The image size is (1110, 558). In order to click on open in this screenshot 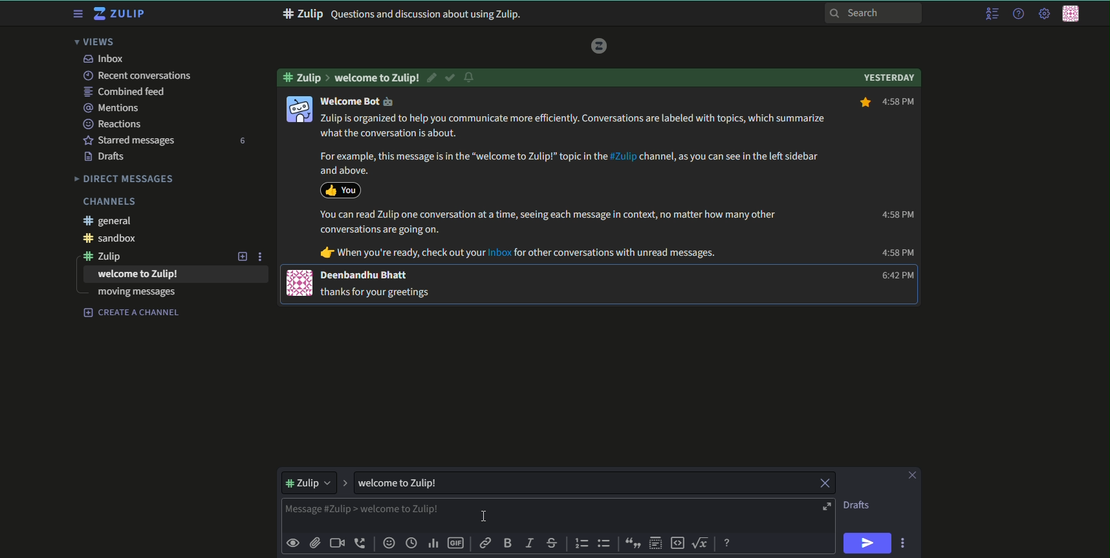, I will do `click(825, 507)`.